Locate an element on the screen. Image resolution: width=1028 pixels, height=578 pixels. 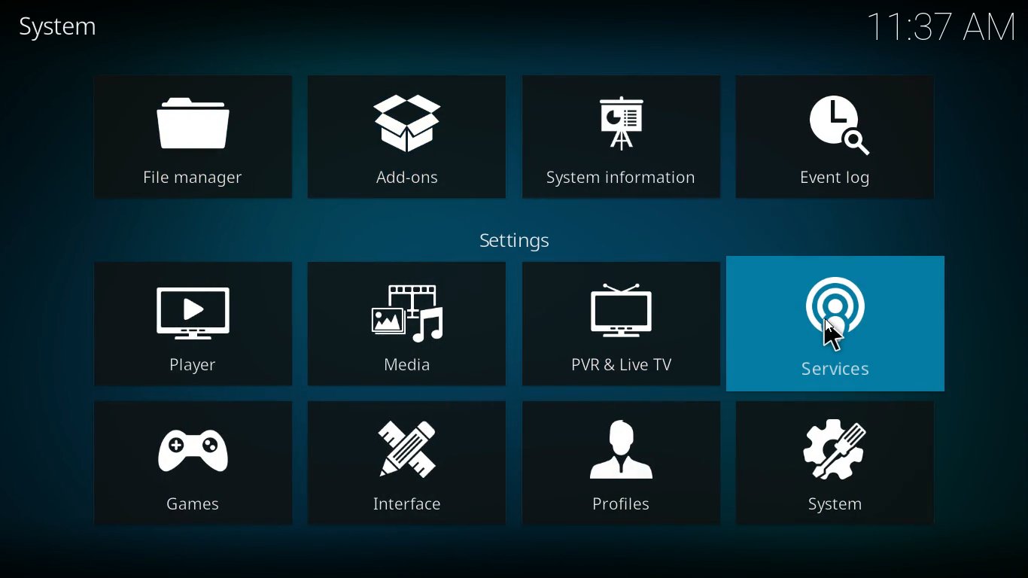
system is located at coordinates (71, 27).